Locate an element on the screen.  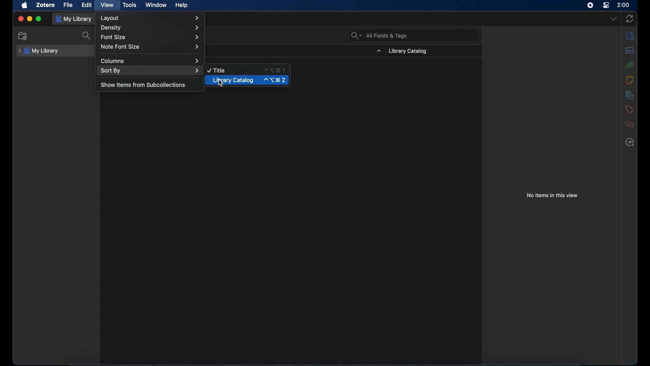
sort by is located at coordinates (150, 70).